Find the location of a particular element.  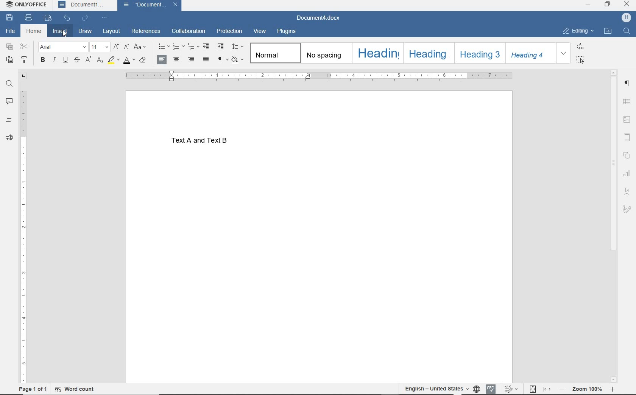

minimize is located at coordinates (588, 5).